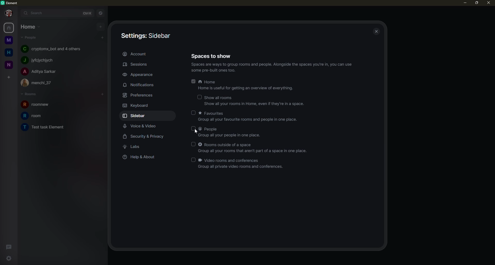 This screenshot has height=265, width=495. I want to click on info, so click(274, 67).